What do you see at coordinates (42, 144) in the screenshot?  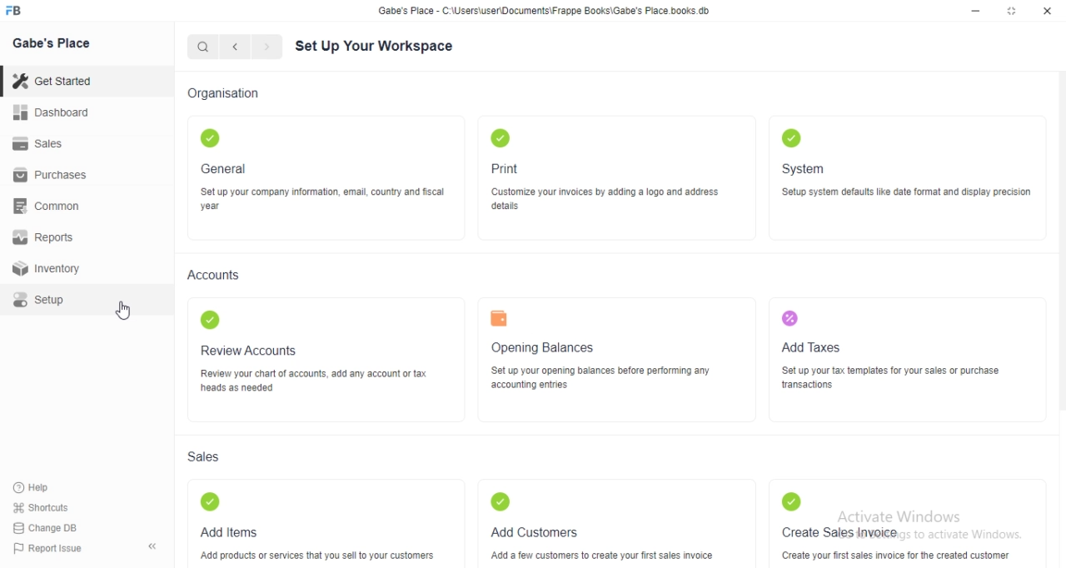 I see `Sales` at bounding box center [42, 144].